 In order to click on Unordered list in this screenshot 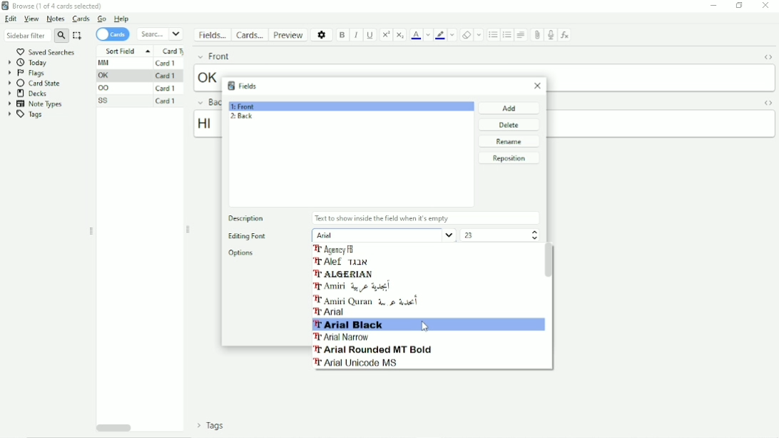, I will do `click(493, 35)`.